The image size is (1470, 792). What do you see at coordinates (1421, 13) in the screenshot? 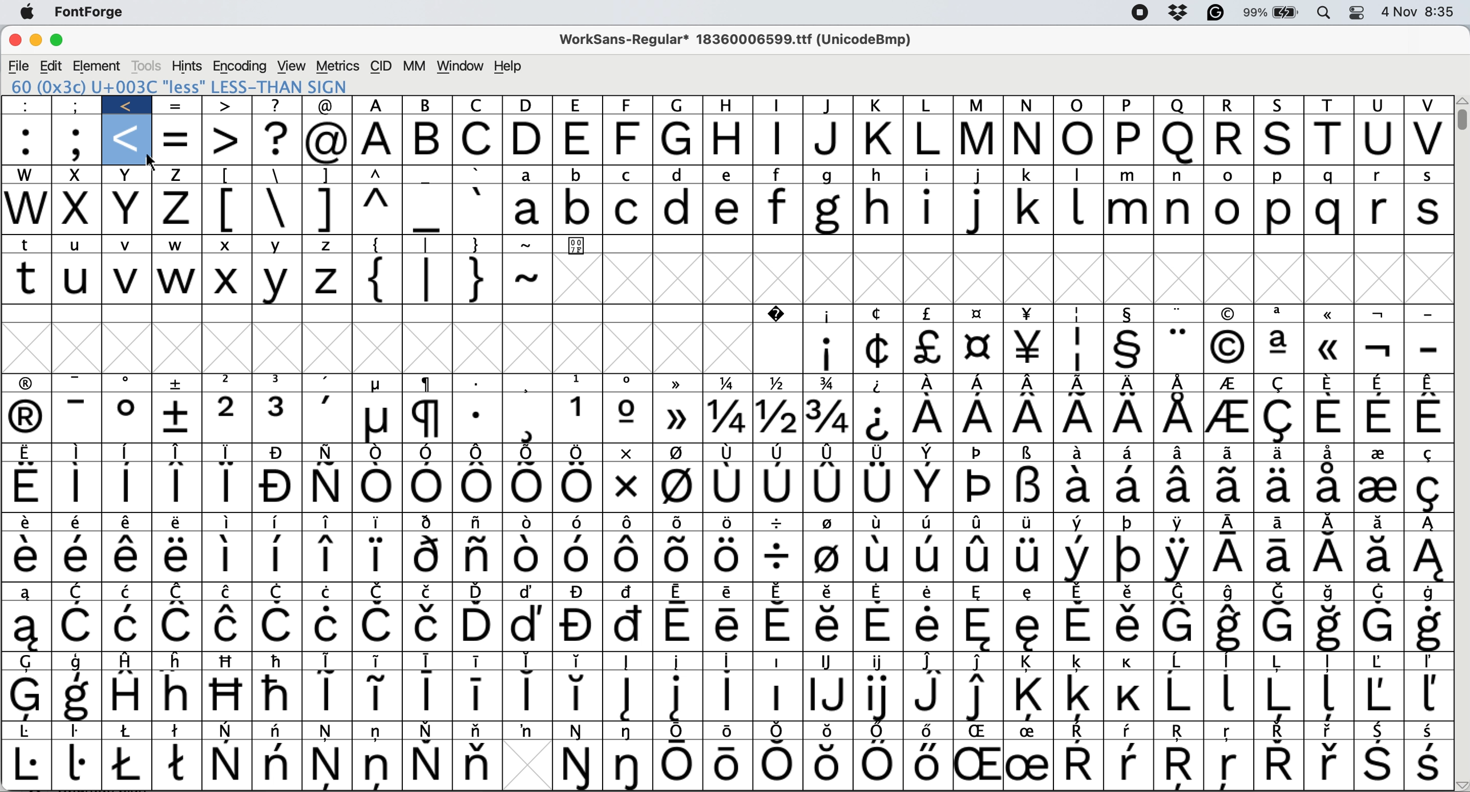
I see `4 Nov 8:35` at bounding box center [1421, 13].